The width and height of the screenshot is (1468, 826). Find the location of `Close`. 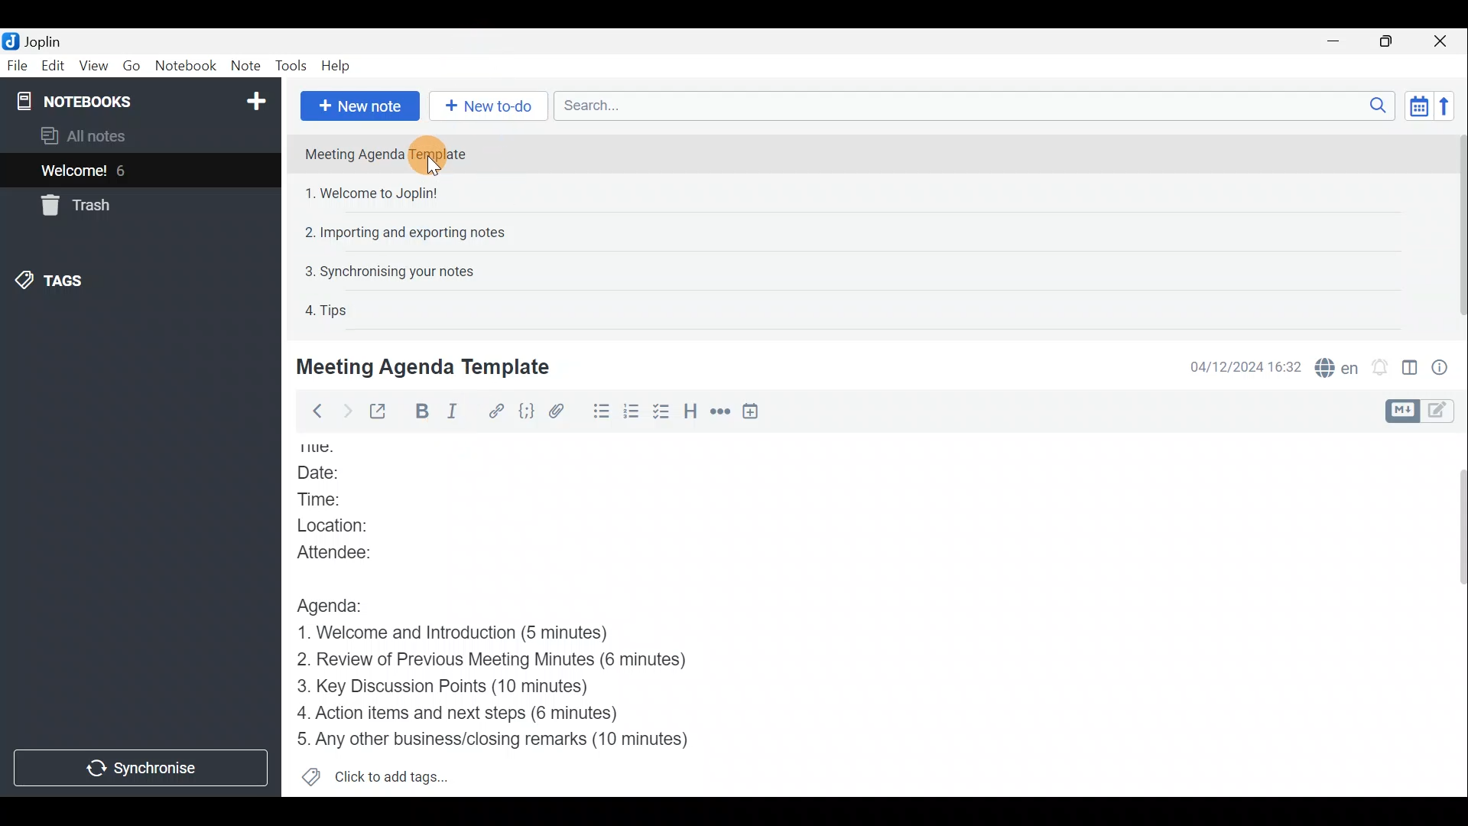

Close is located at coordinates (1441, 42).